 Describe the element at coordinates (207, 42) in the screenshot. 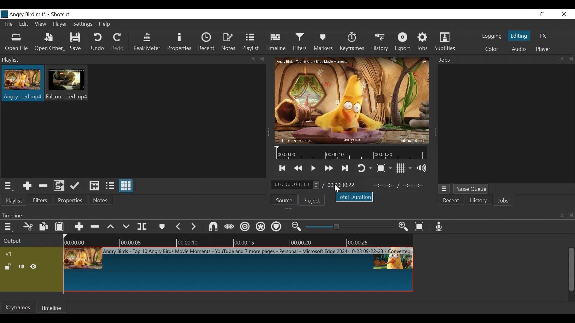

I see `Recent` at that location.